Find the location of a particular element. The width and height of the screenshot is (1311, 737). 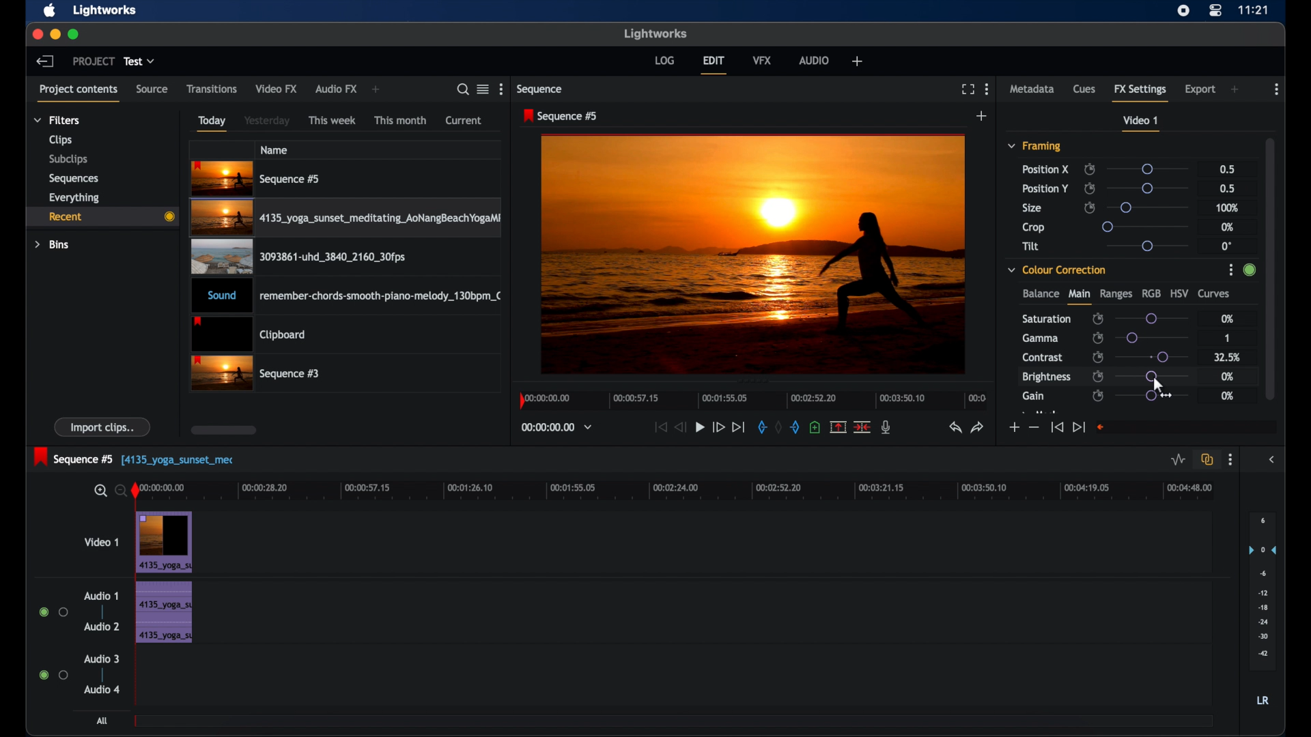

slider is located at coordinates (1148, 188).